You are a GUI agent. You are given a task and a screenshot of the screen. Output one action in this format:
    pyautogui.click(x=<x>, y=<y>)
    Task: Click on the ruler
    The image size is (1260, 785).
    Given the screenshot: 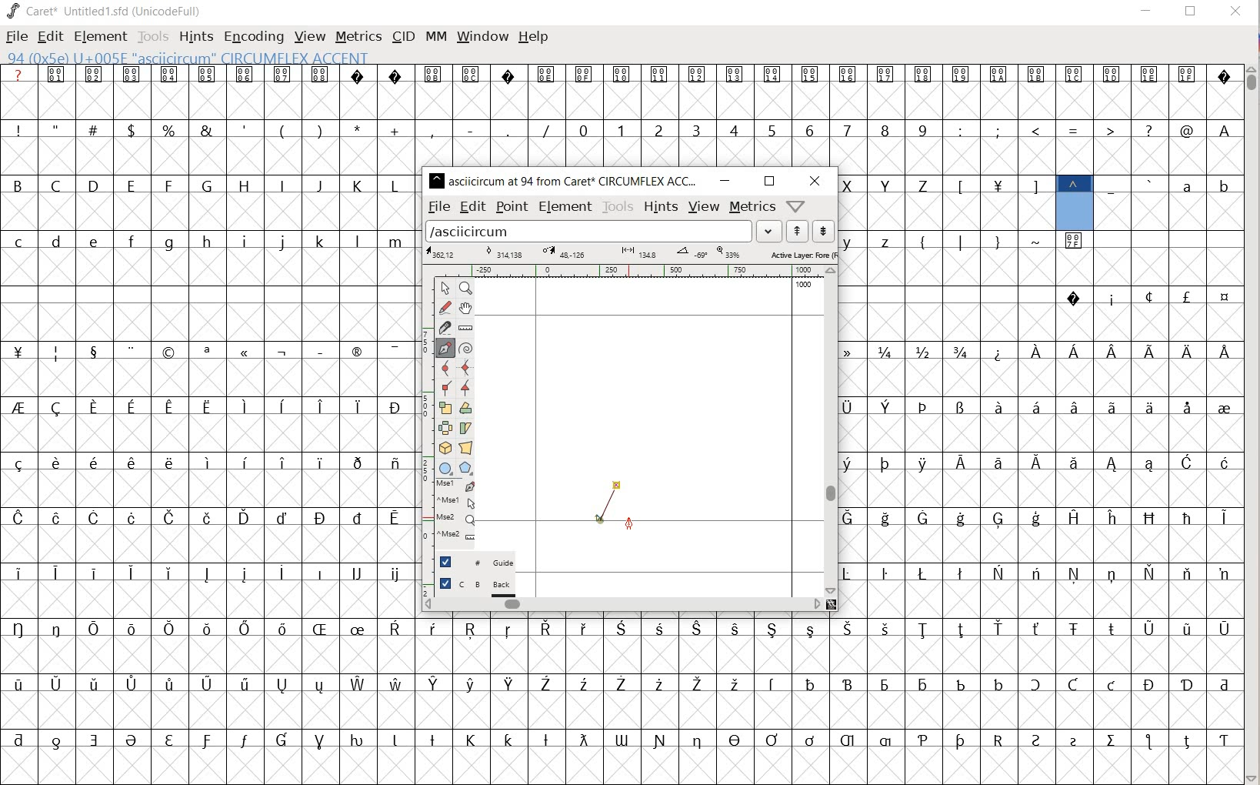 What is the action you would take?
    pyautogui.click(x=628, y=271)
    